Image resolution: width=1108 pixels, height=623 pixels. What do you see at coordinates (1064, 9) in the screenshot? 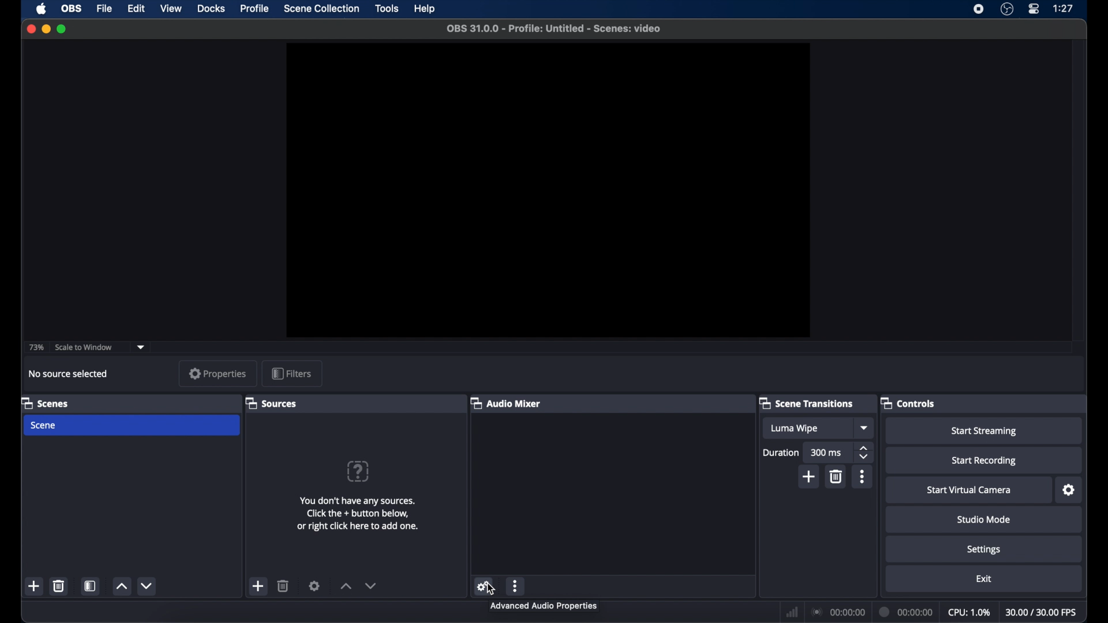
I see `1.27` at bounding box center [1064, 9].